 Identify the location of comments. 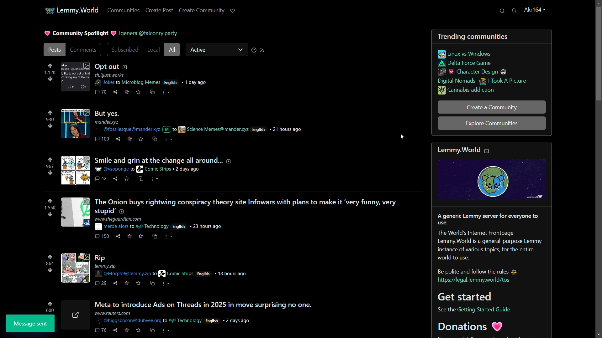
(84, 50).